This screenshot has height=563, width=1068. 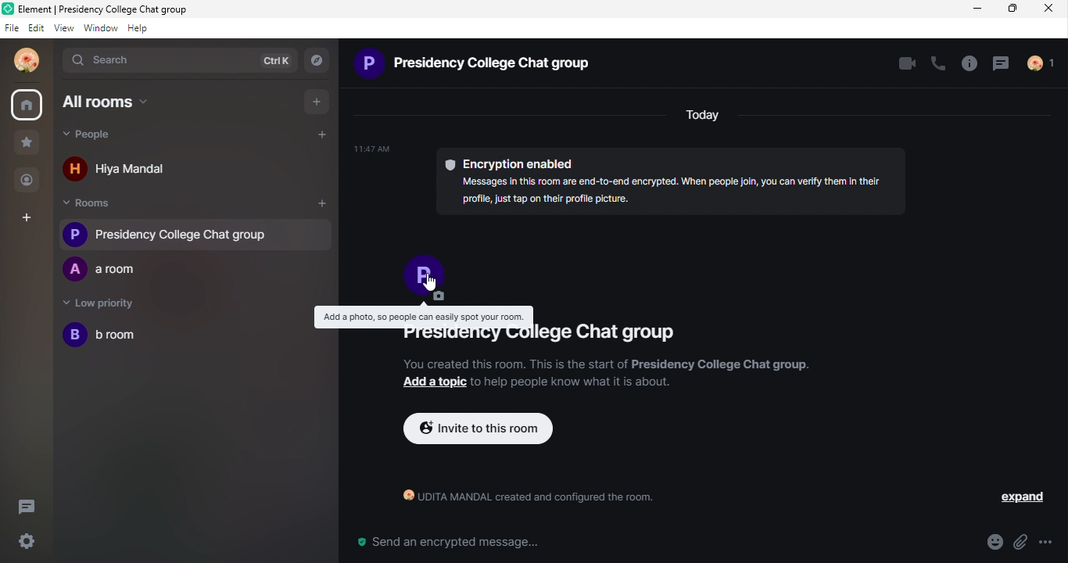 What do you see at coordinates (128, 167) in the screenshot?
I see `hiya mandal` at bounding box center [128, 167].